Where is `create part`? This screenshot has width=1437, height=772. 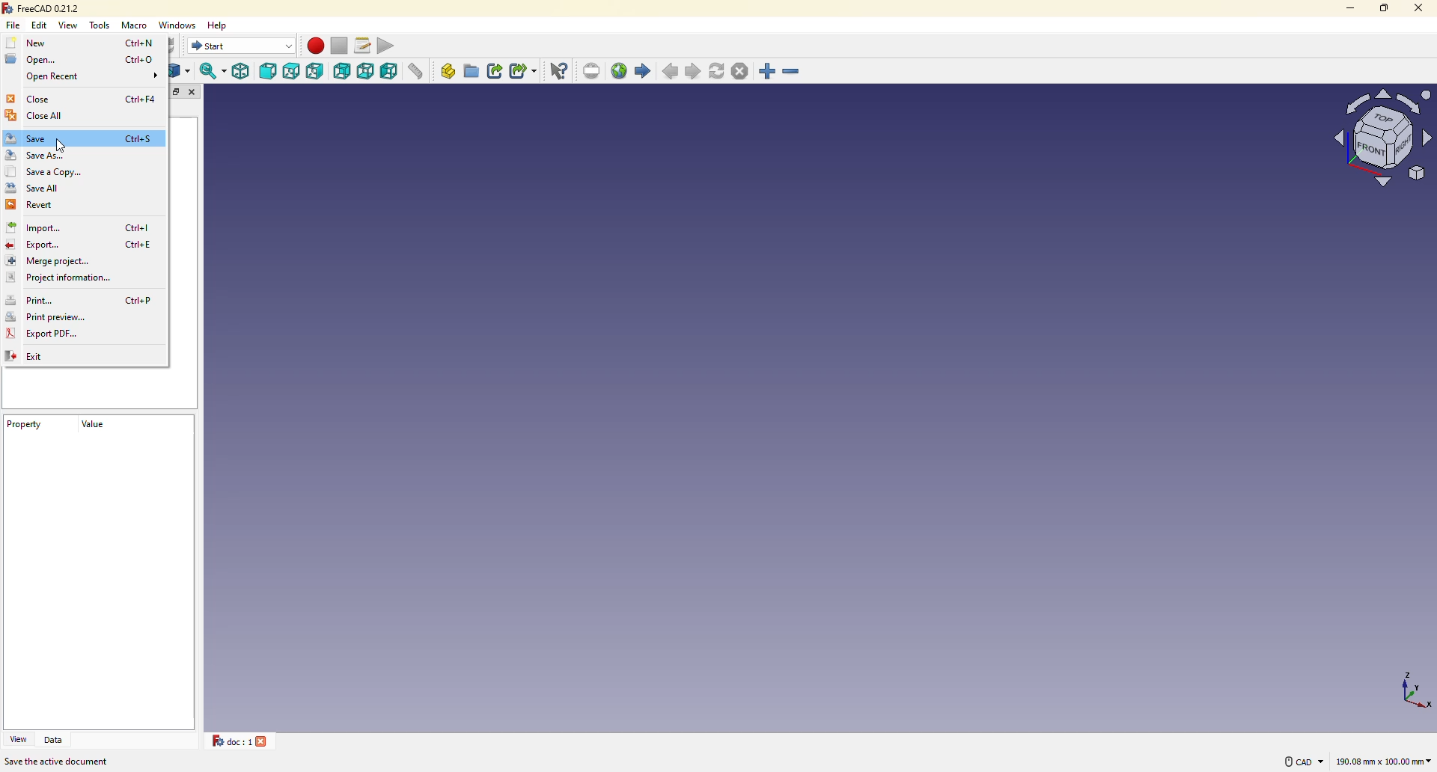 create part is located at coordinates (448, 70).